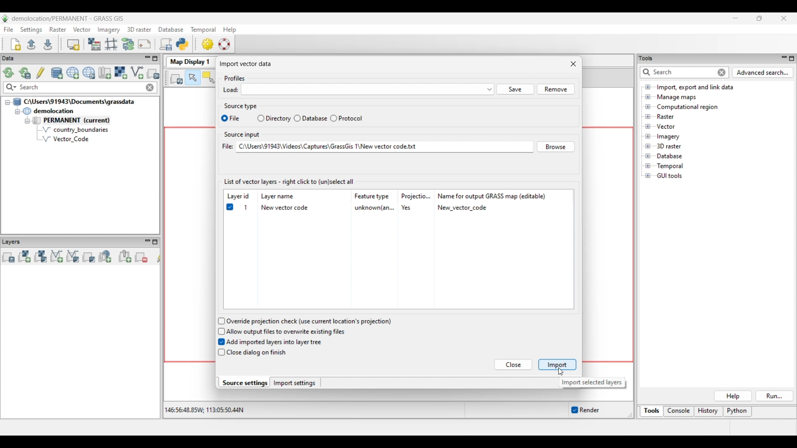 Image resolution: width=797 pixels, height=448 pixels. Describe the element at coordinates (290, 181) in the screenshot. I see `List of vector layers - right click to (un)select all` at that location.